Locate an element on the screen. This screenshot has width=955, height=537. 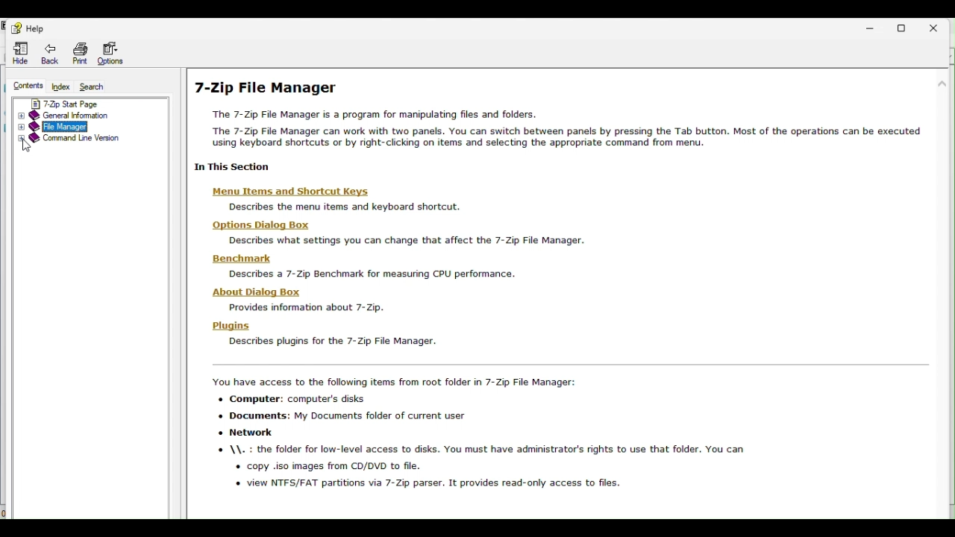
Plugins is located at coordinates (229, 325).